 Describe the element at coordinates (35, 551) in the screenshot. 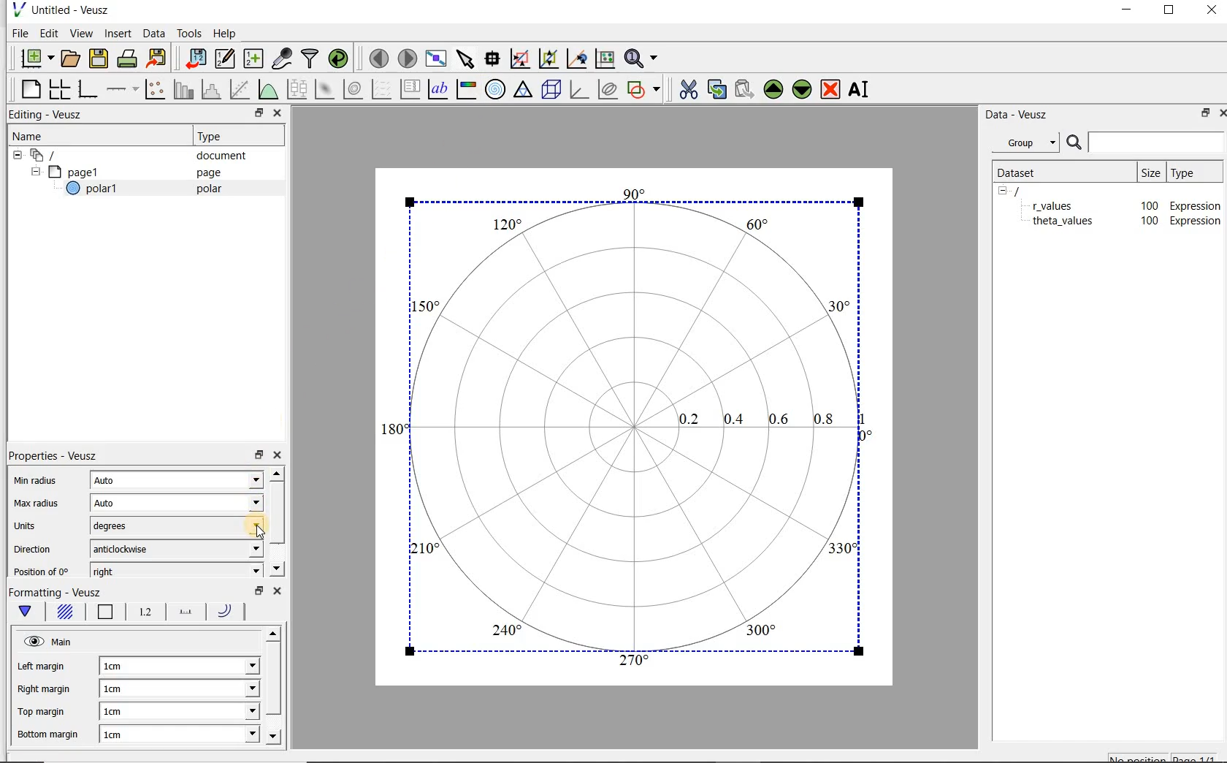

I see `Direction` at that location.